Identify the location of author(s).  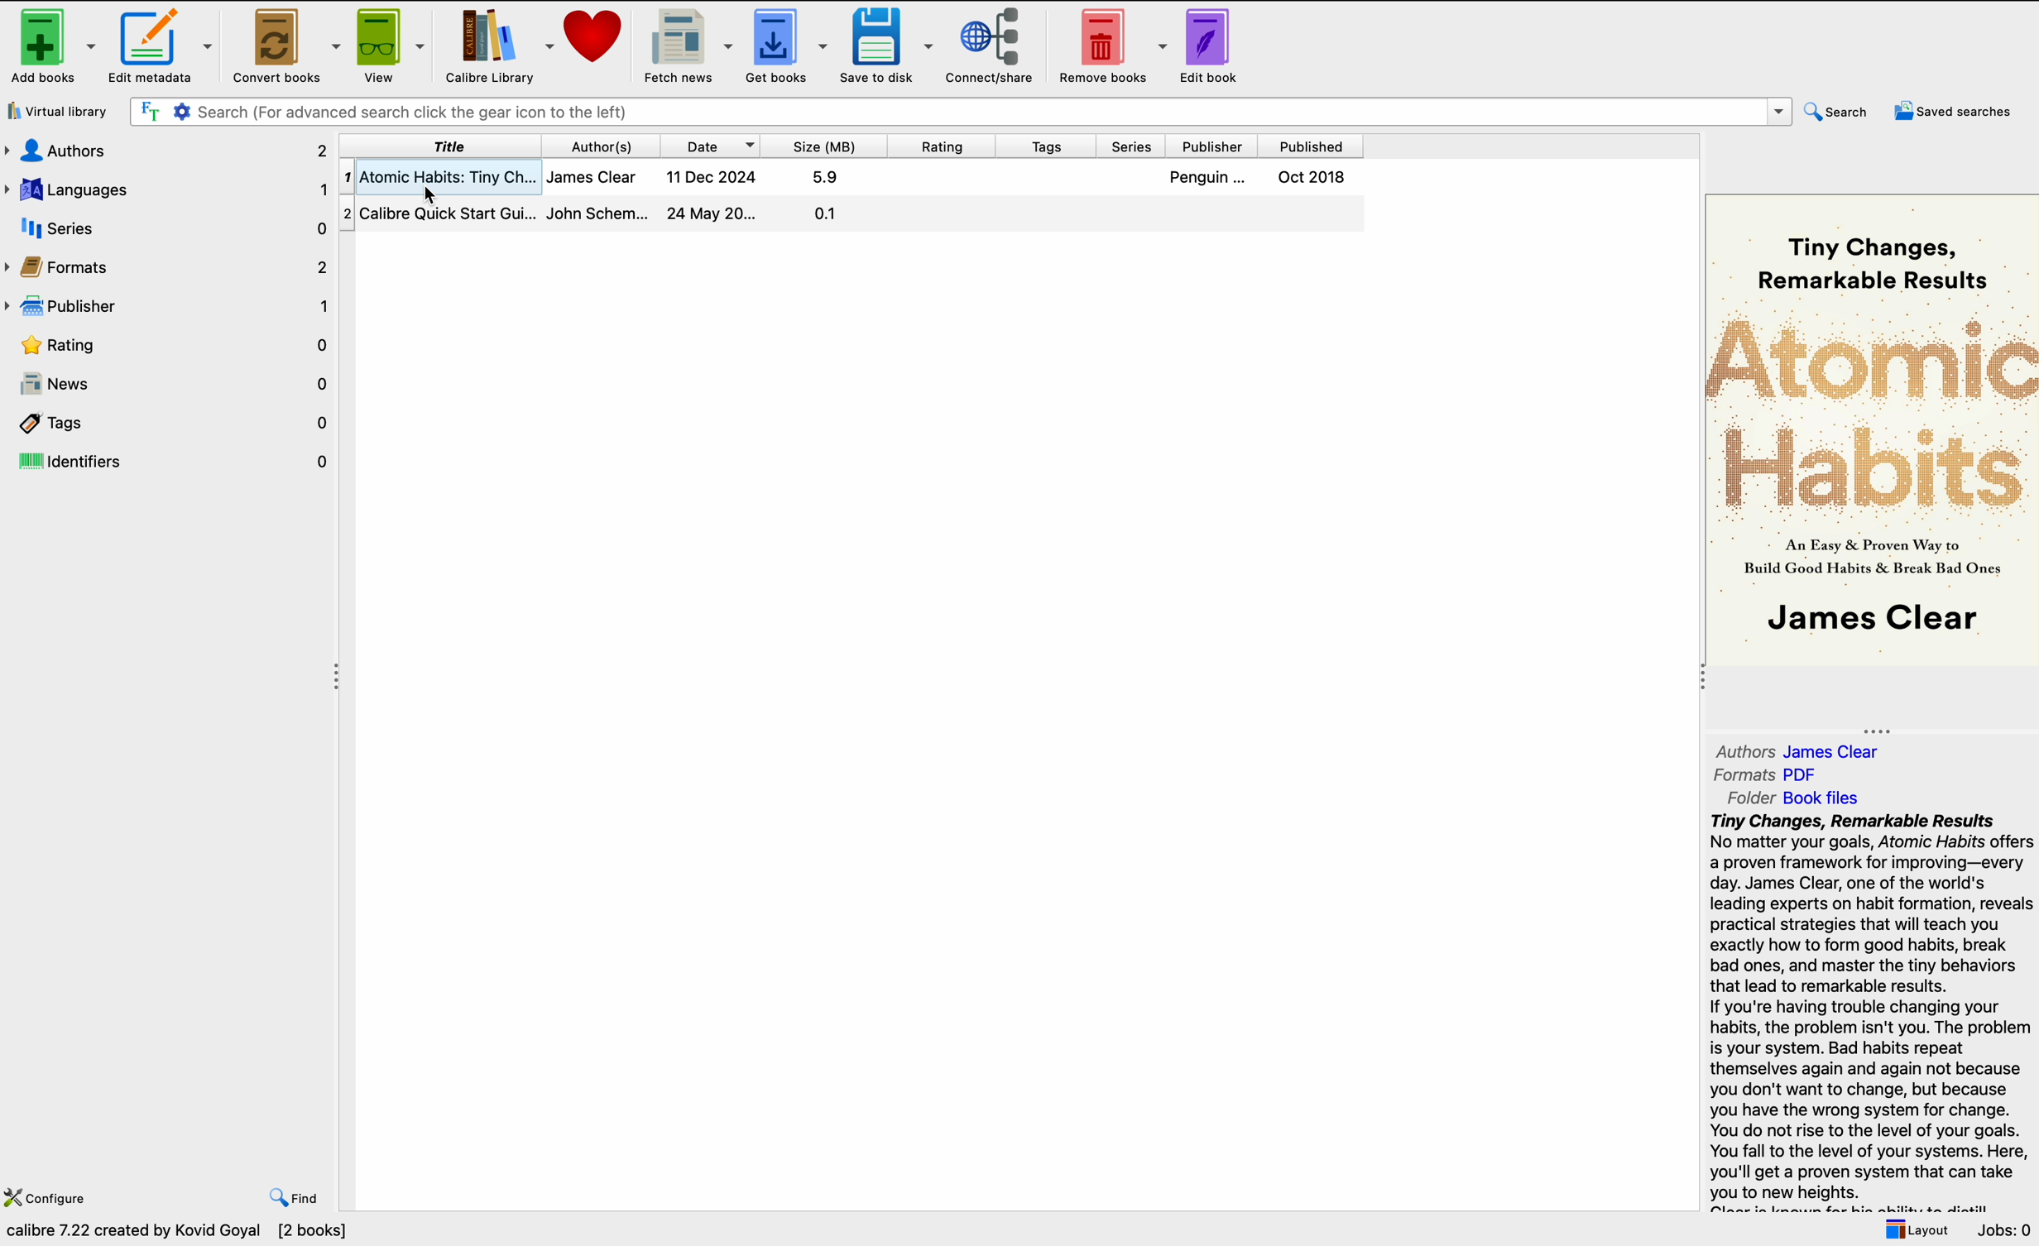
(602, 146).